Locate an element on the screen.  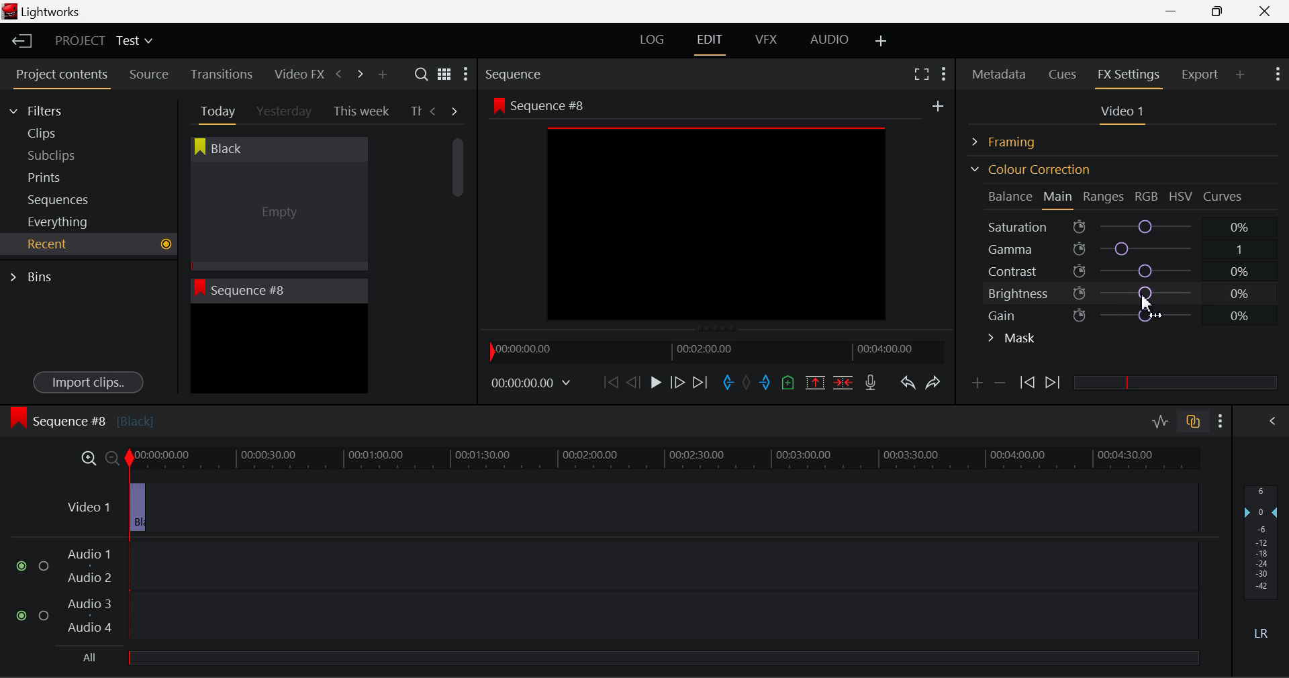
Framing Section is located at coordinates (1014, 140).